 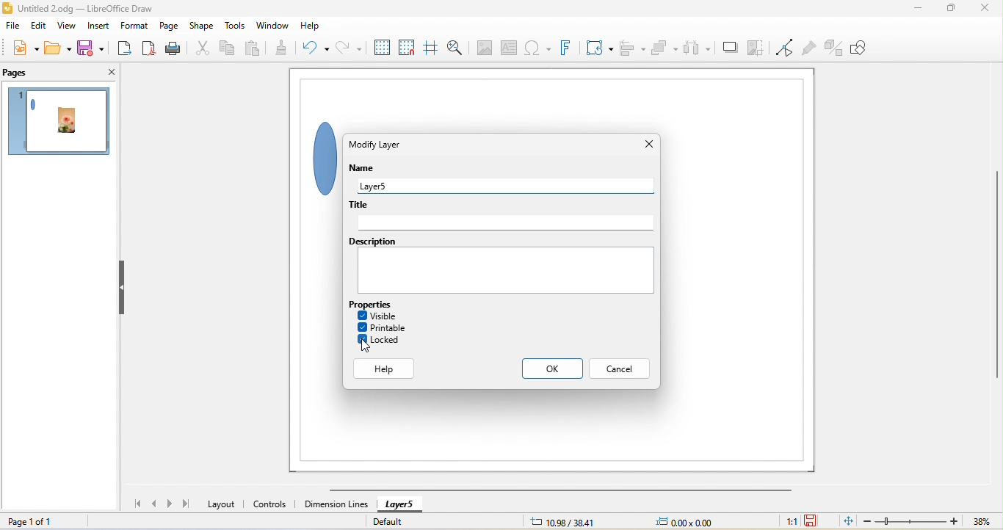 I want to click on shape , so click(x=203, y=26).